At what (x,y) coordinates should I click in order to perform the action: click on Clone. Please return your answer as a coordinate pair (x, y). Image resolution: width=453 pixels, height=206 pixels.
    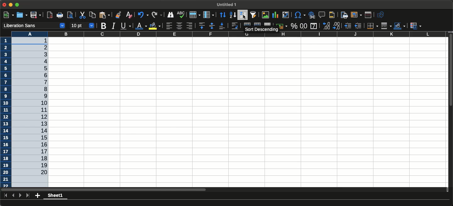
    Looking at the image, I should click on (118, 14).